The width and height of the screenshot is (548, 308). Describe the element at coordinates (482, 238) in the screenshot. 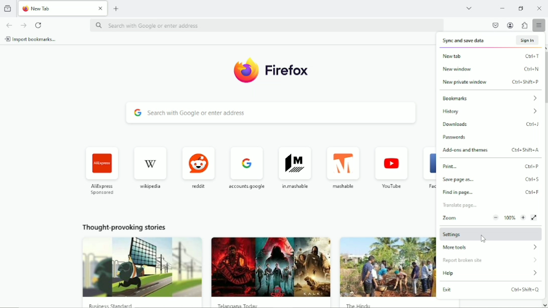

I see `cursor` at that location.